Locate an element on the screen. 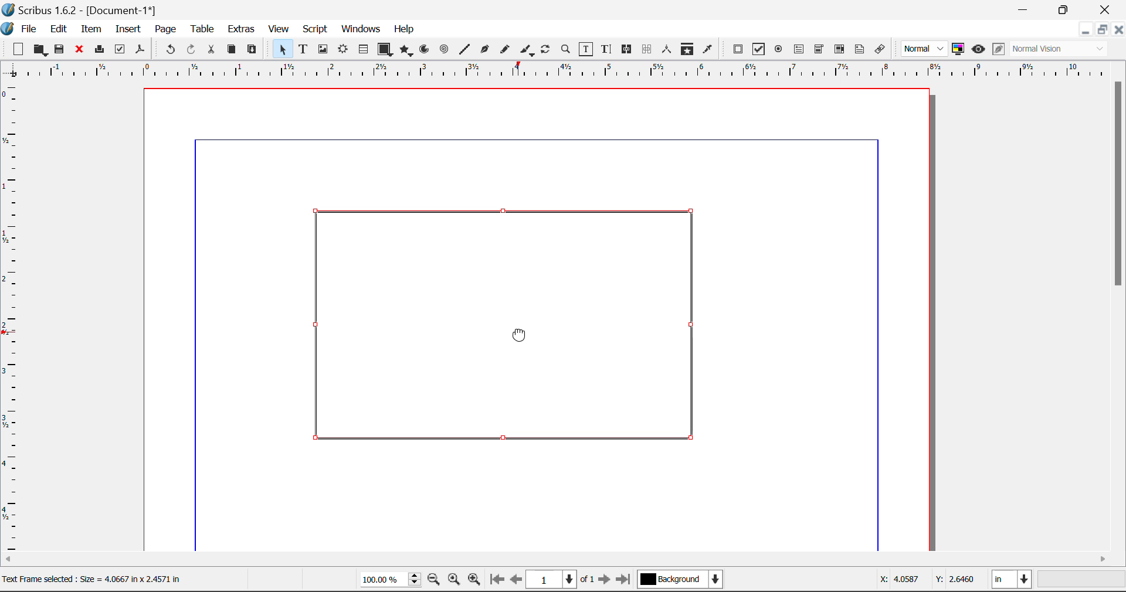 This screenshot has height=592, width=1126. New is located at coordinates (17, 49).